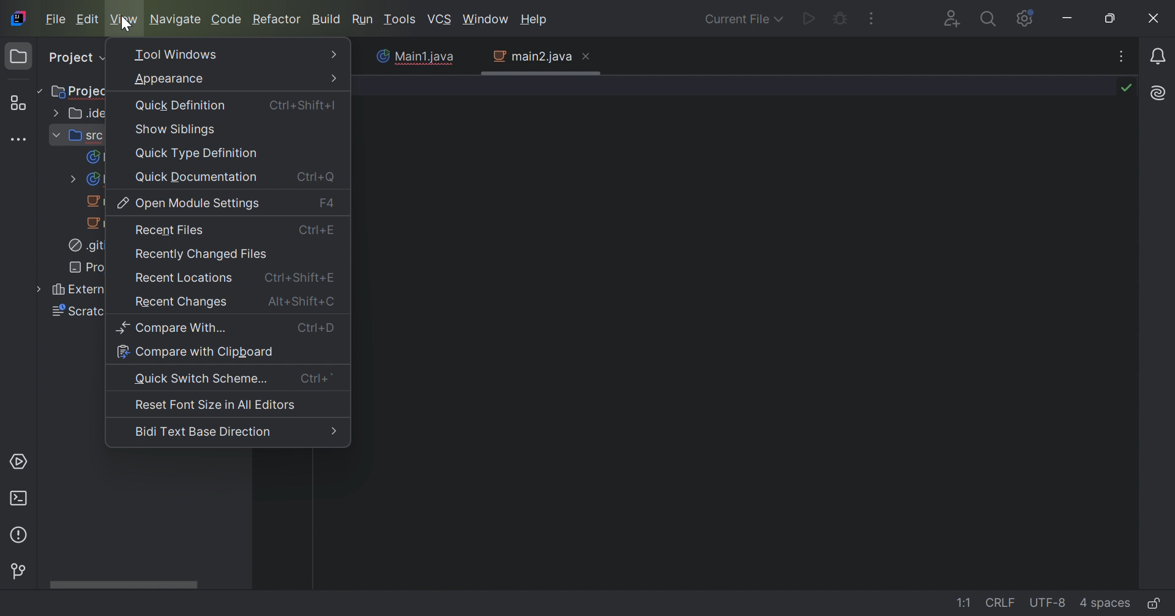 Image resolution: width=1175 pixels, height=616 pixels. What do you see at coordinates (215, 407) in the screenshot?
I see `Reset font size in all editors` at bounding box center [215, 407].